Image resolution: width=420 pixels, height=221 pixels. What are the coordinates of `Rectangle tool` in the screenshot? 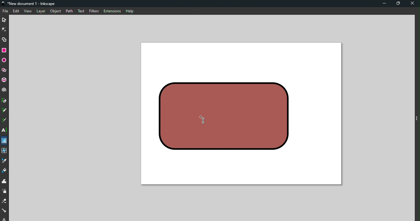 It's located at (5, 50).